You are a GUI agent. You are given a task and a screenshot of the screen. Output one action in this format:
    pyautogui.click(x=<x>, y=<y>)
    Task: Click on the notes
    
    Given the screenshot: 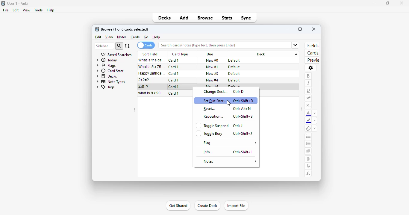 What is the action you would take?
    pyautogui.click(x=122, y=37)
    